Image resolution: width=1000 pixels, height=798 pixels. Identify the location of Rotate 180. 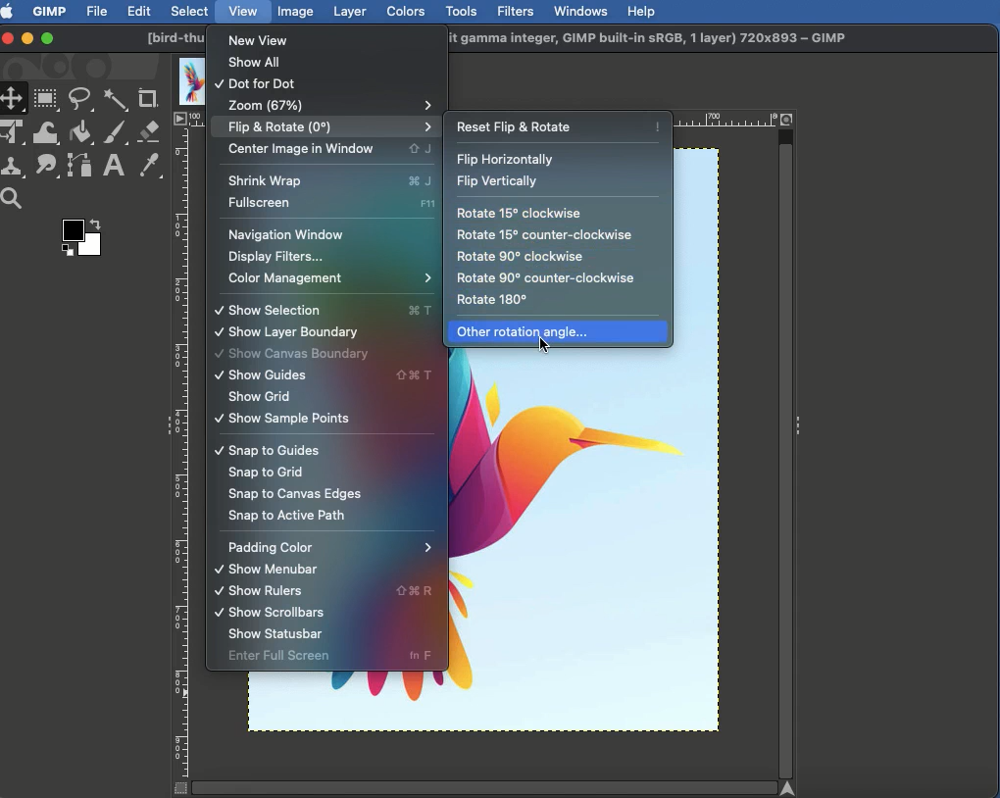
(494, 300).